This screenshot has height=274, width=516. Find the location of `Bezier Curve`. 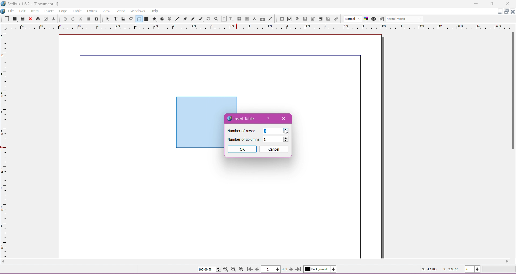

Bezier Curve is located at coordinates (185, 18).